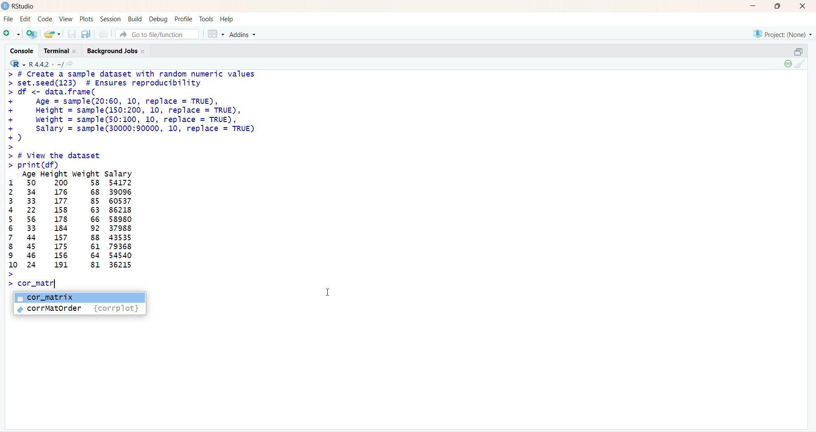  I want to click on Minimize, so click(753, 6).